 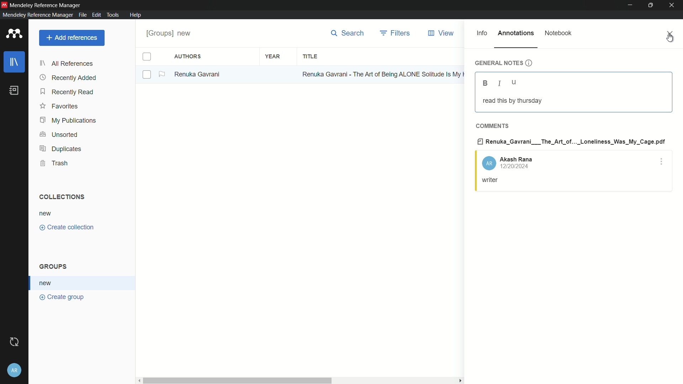 What do you see at coordinates (54, 163) in the screenshot?
I see `trash` at bounding box center [54, 163].